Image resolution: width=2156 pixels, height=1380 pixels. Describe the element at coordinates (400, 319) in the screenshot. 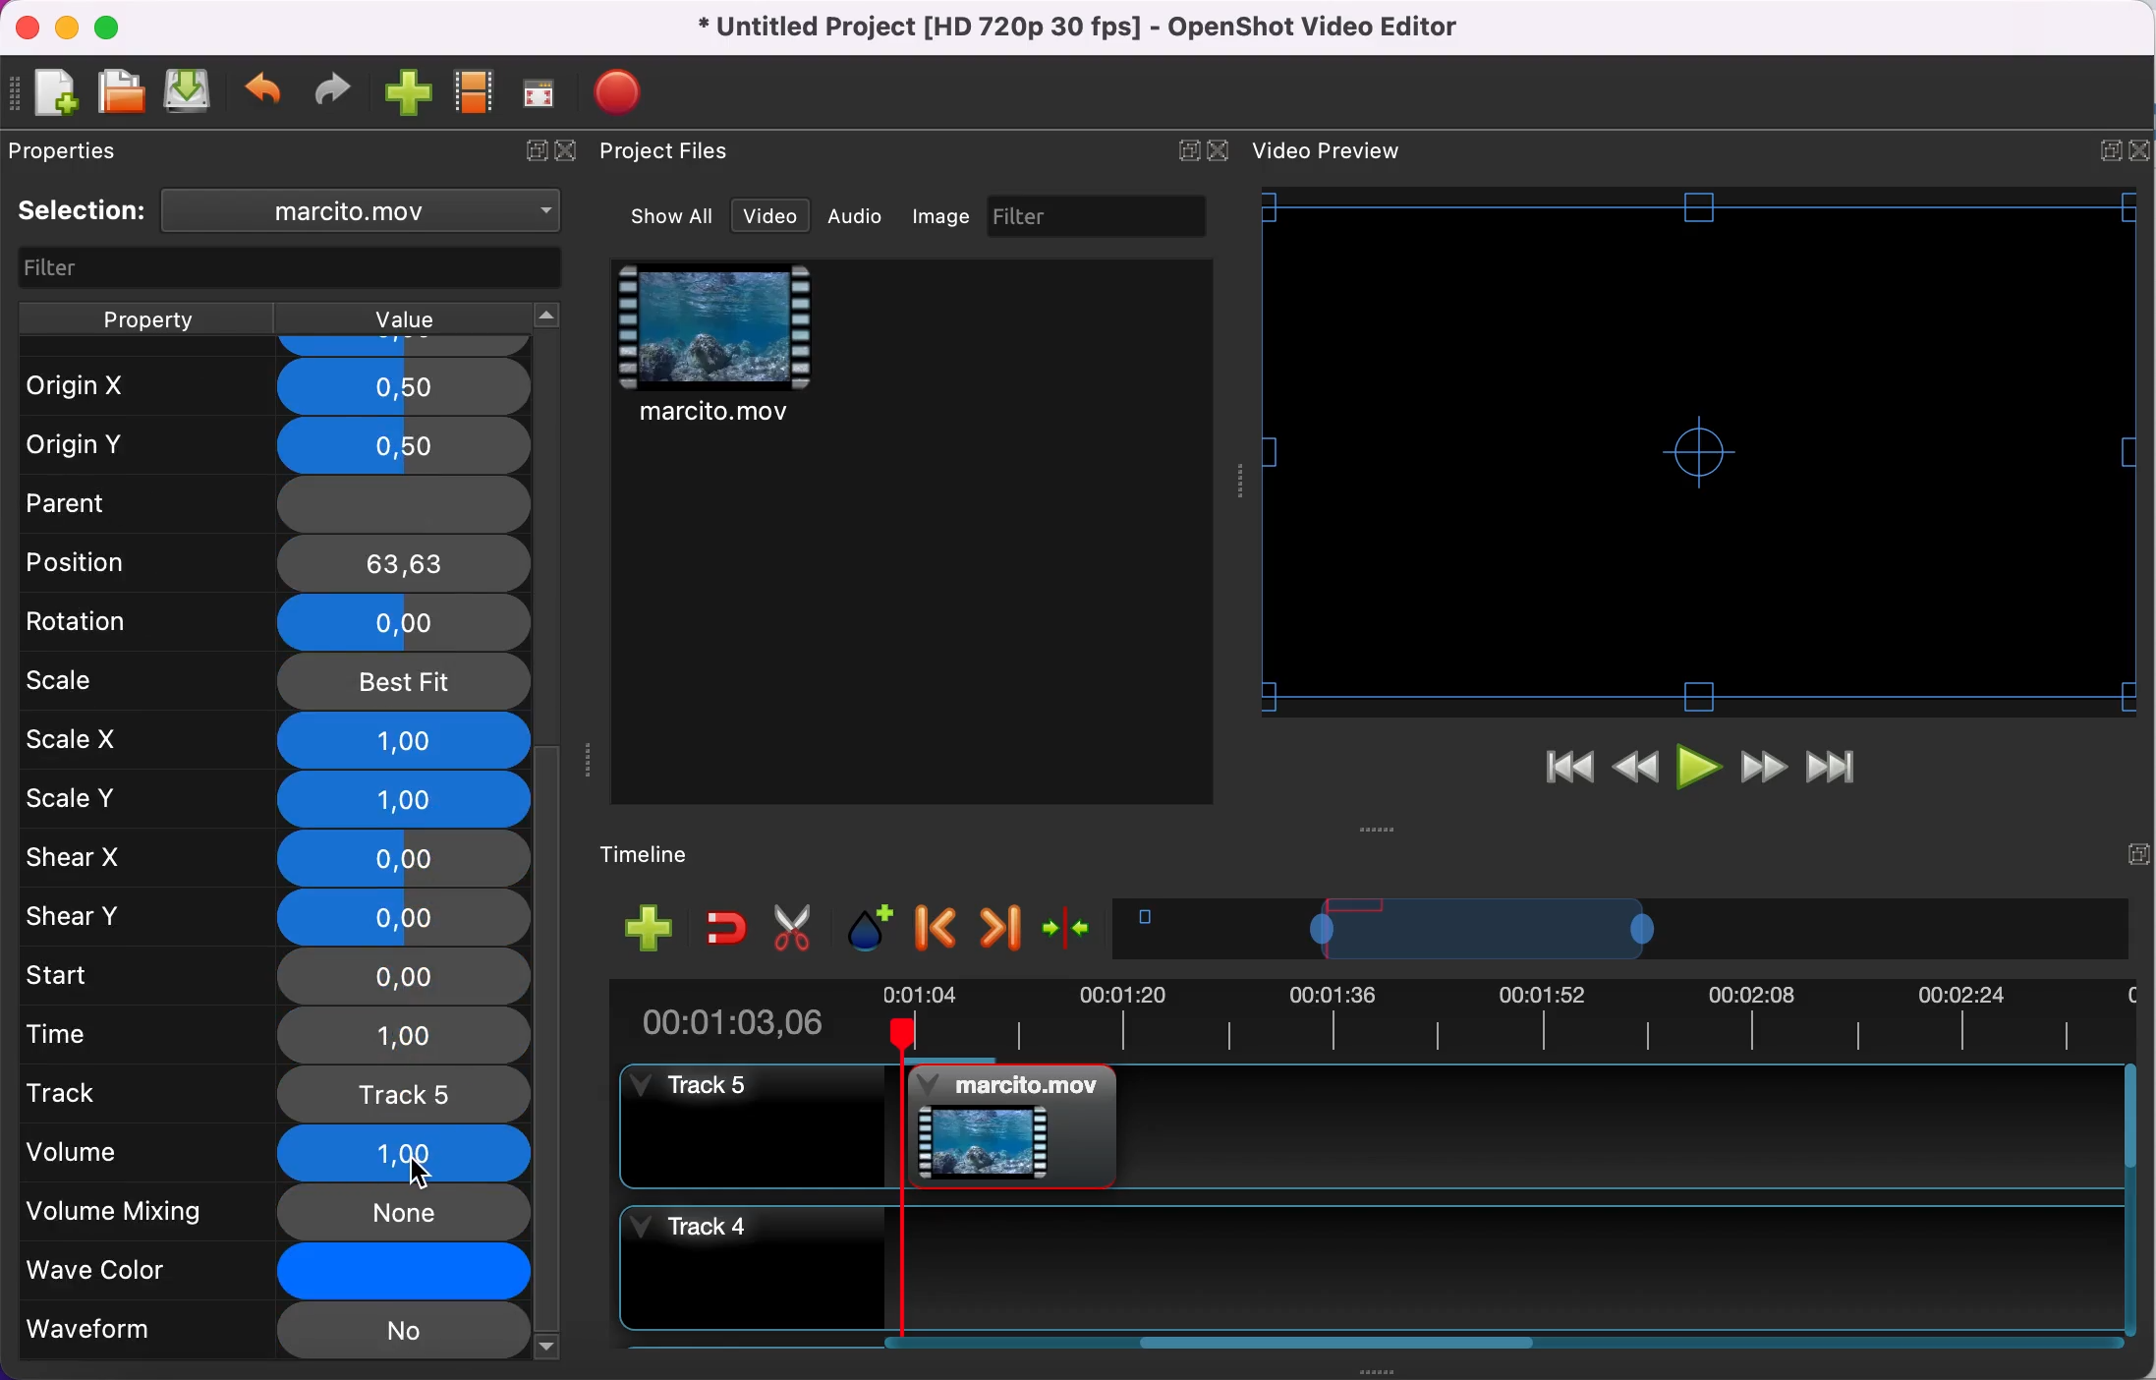

I see `value` at that location.